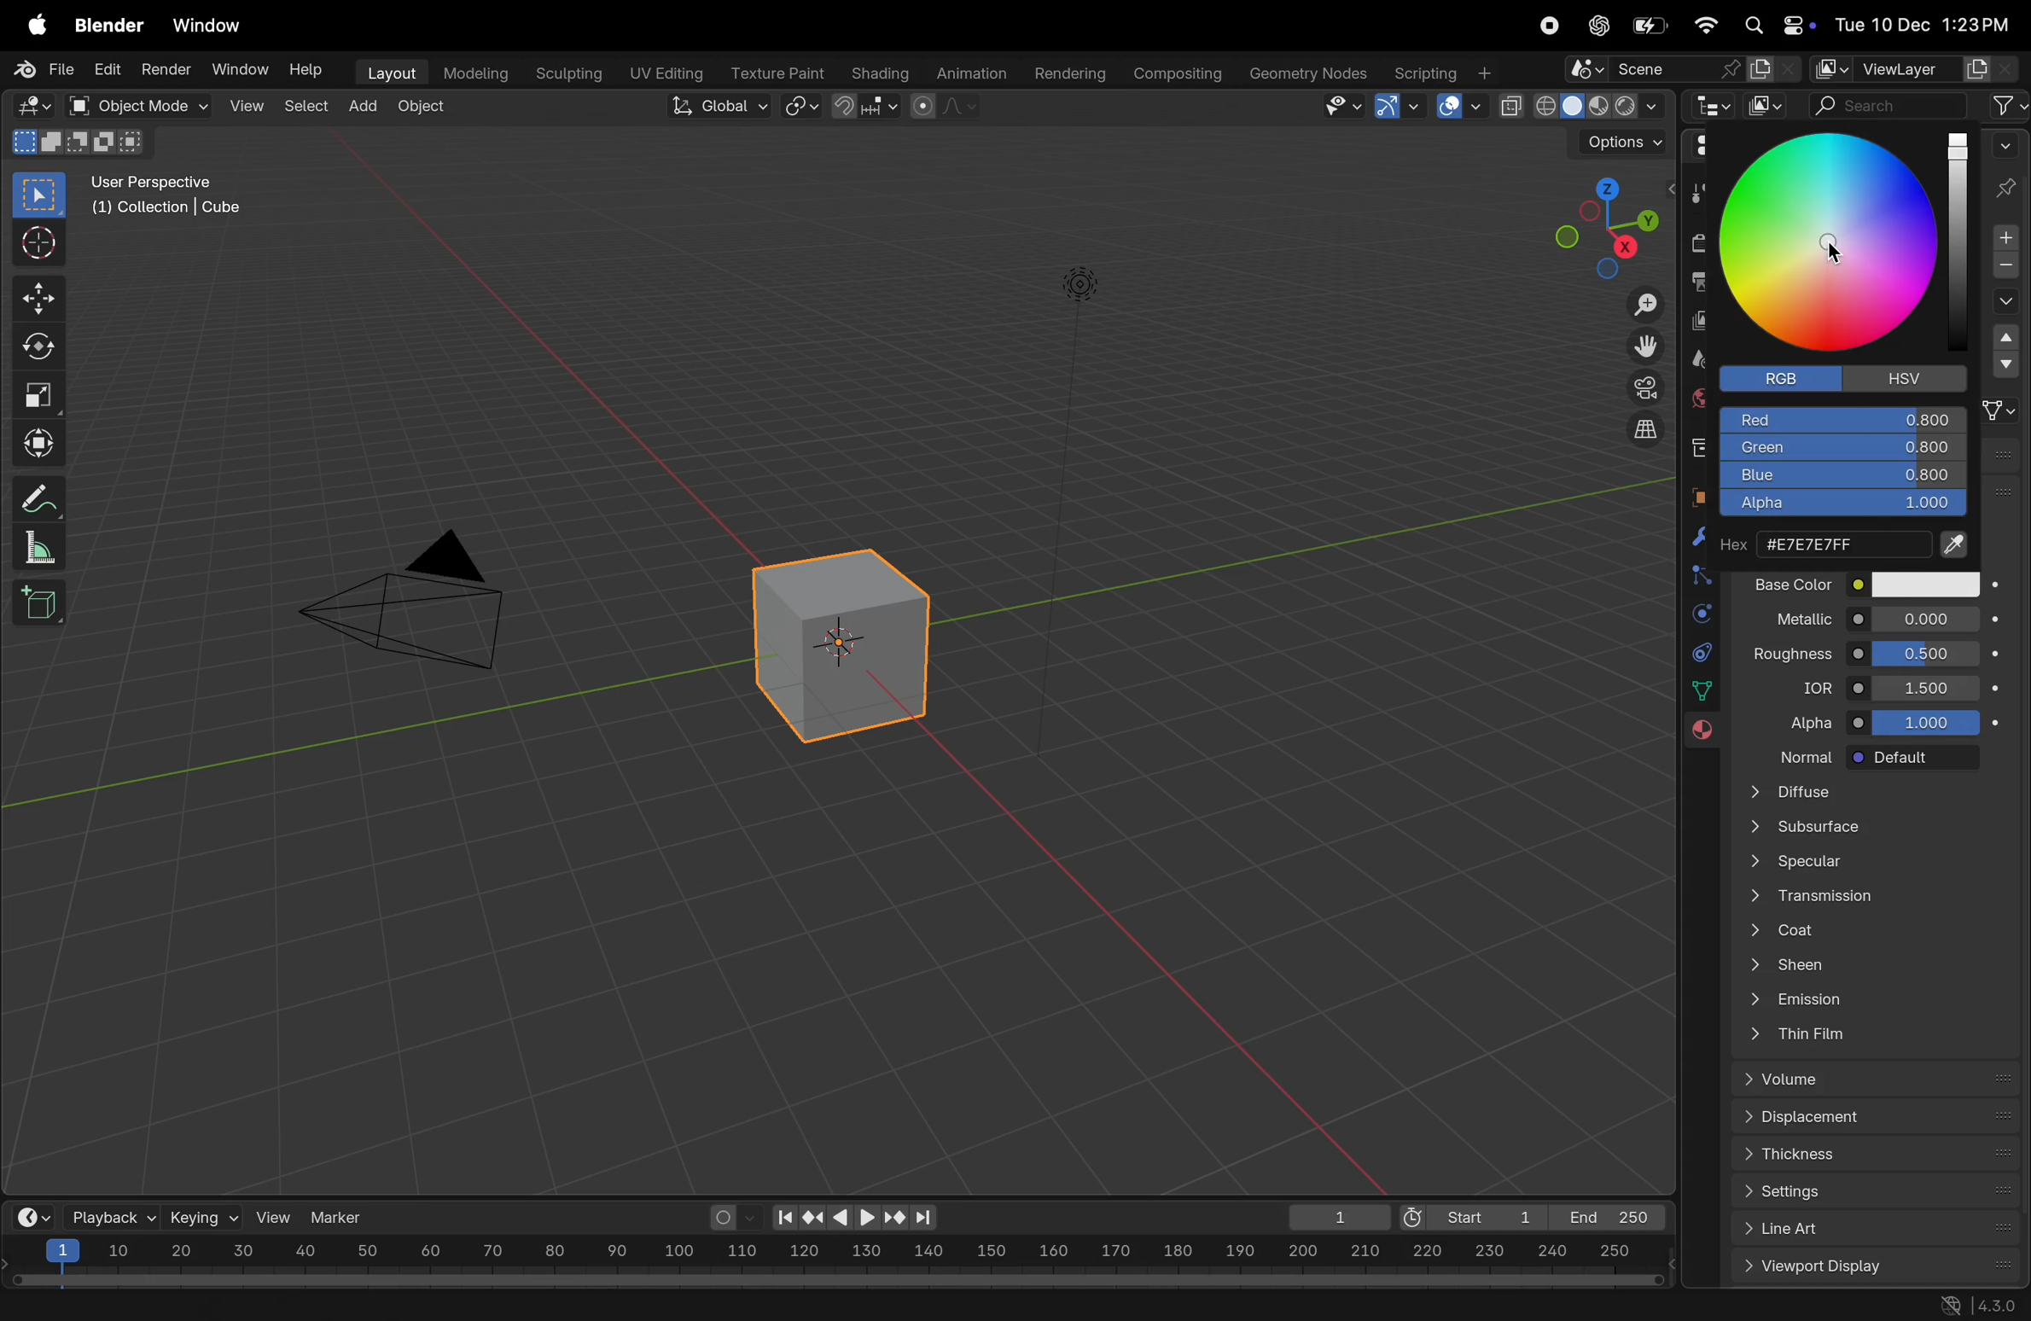 The height and width of the screenshot is (1321, 2031). What do you see at coordinates (1700, 615) in the screenshot?
I see `physics` at bounding box center [1700, 615].